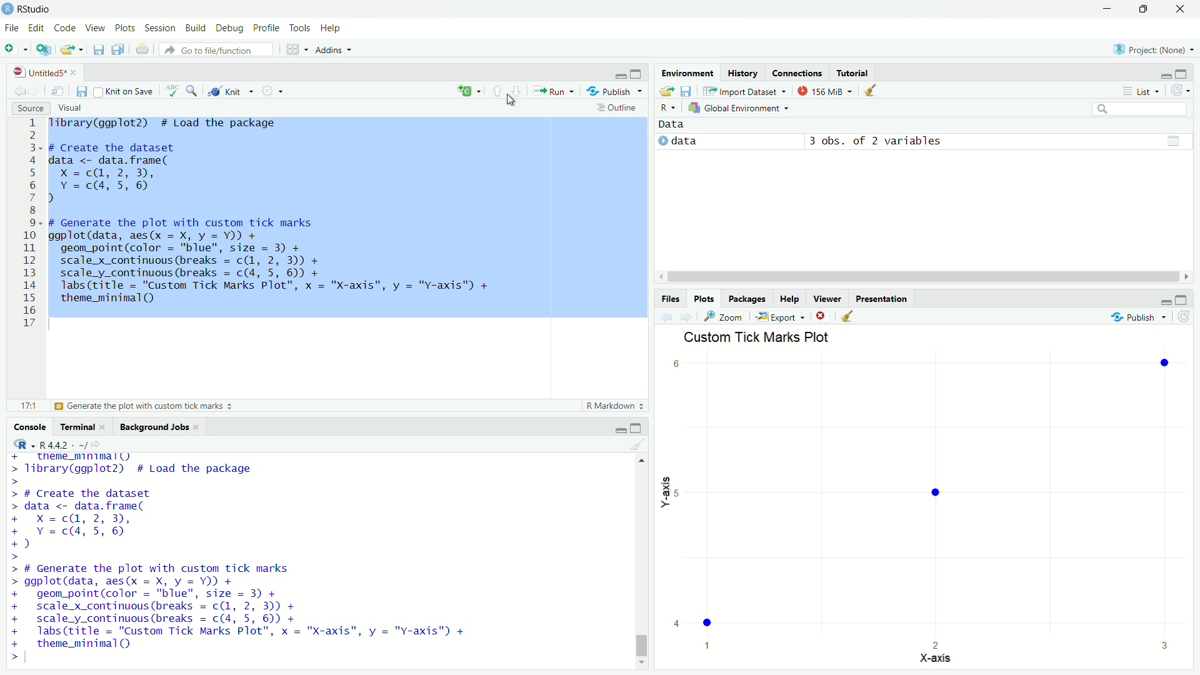 Image resolution: width=1200 pixels, height=675 pixels. I want to click on previous plot, so click(662, 316).